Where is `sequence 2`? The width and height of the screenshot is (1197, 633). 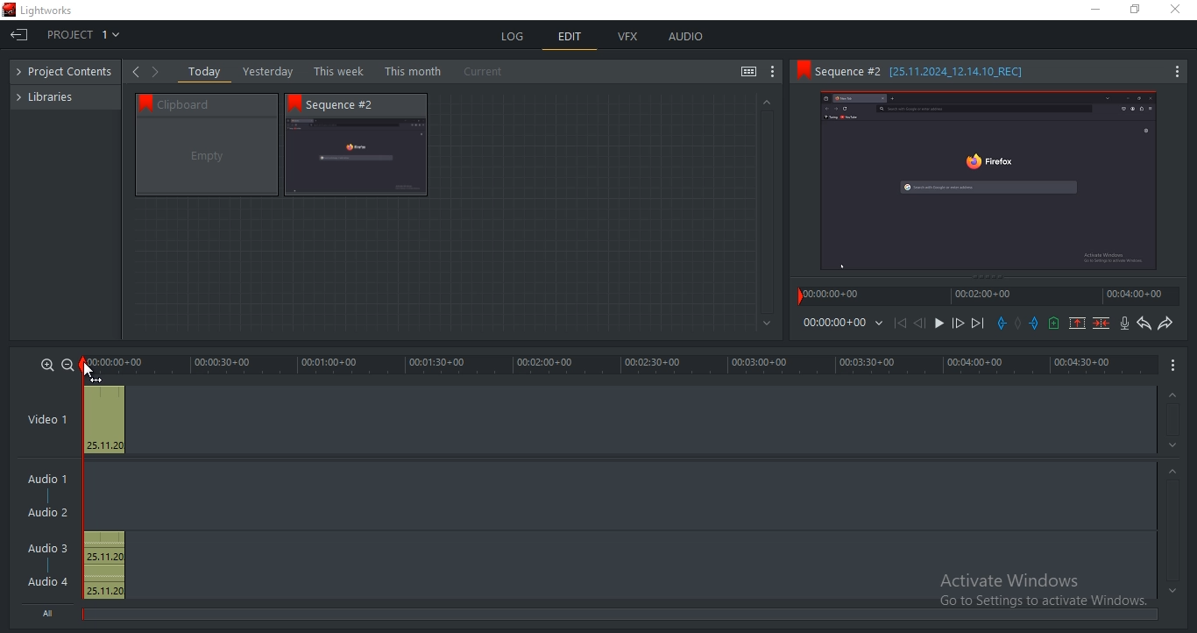
sequence 2 is located at coordinates (356, 158).